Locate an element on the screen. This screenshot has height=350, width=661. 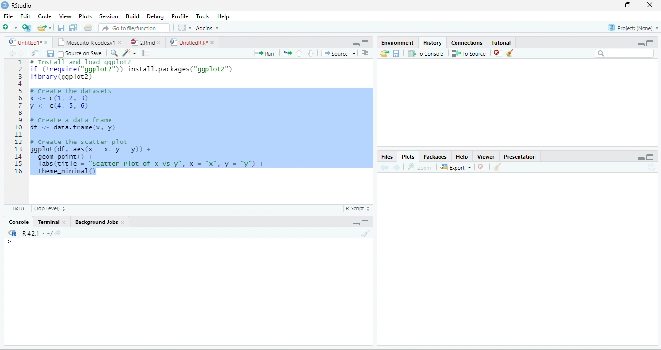
close is located at coordinates (159, 42).